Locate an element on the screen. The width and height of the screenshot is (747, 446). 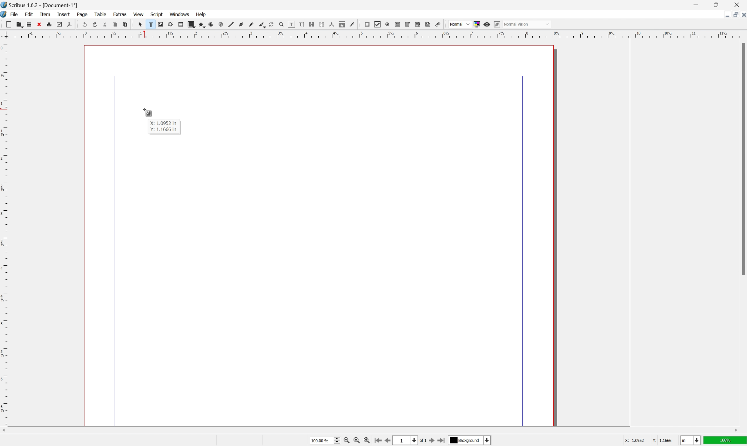
select current unit is located at coordinates (690, 441).